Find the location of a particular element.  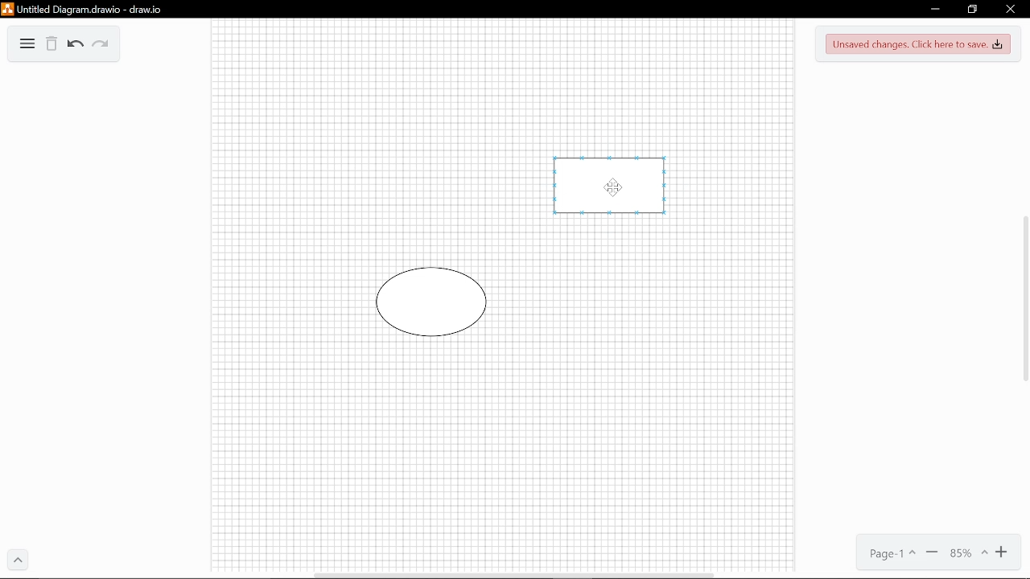

Delete is located at coordinates (51, 46).